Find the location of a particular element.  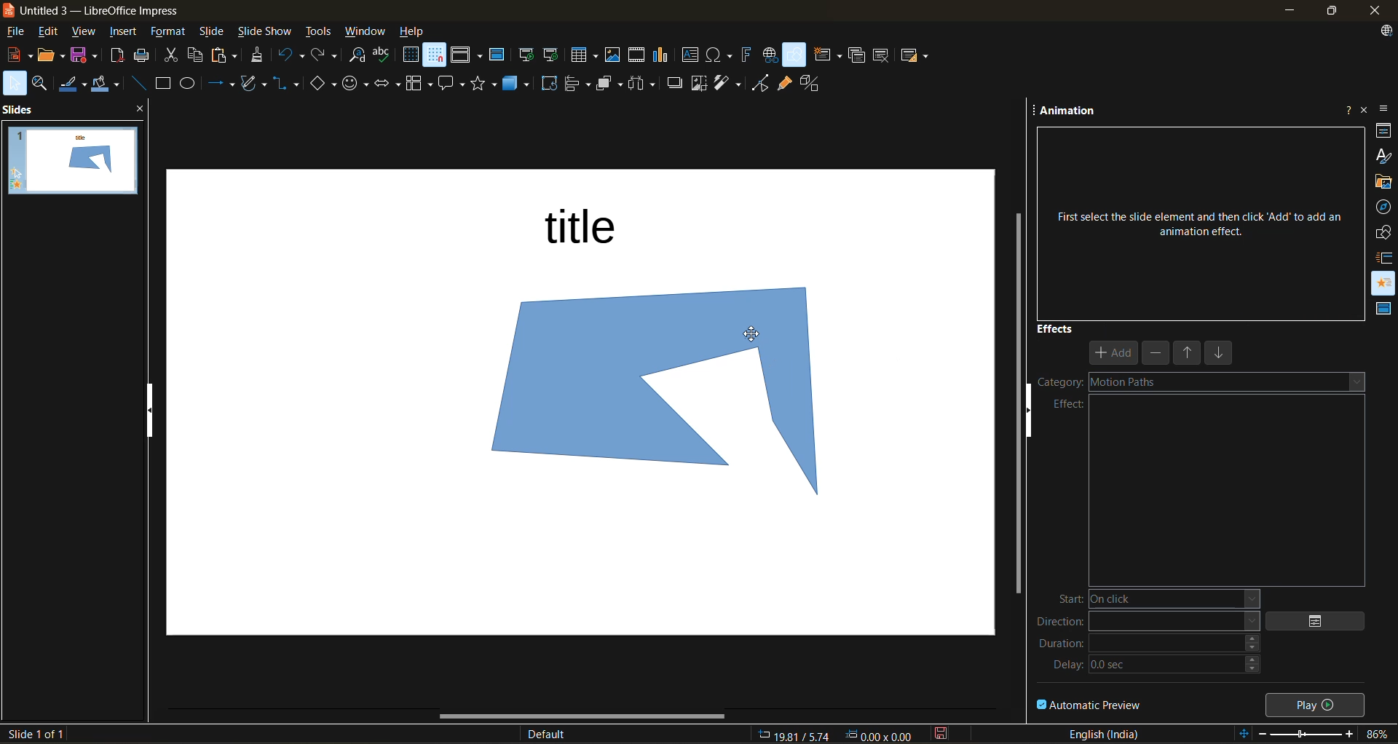

flowchart is located at coordinates (420, 84).